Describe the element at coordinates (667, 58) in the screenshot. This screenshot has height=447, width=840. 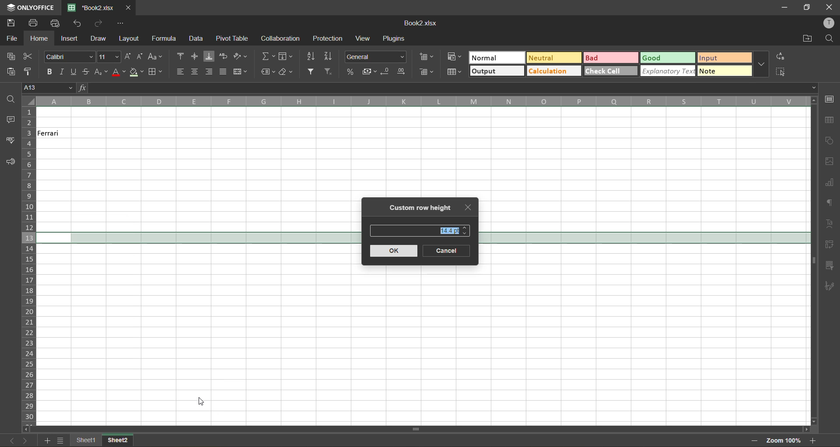
I see `good` at that location.